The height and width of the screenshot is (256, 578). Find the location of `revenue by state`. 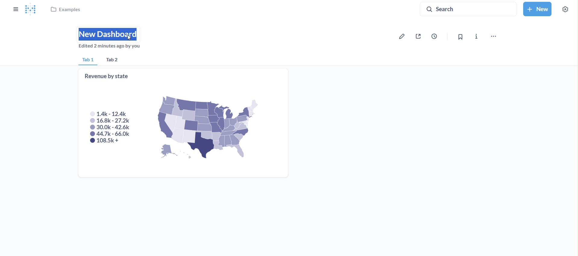

revenue by state is located at coordinates (184, 123).